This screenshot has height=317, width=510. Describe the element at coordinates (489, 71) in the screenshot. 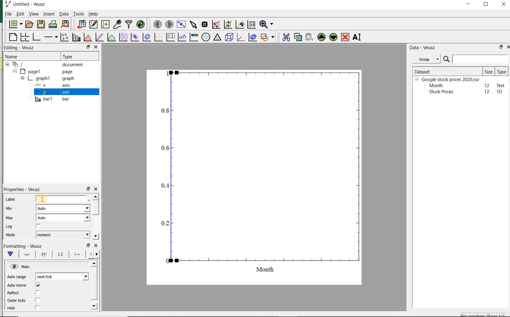

I see `Size` at that location.